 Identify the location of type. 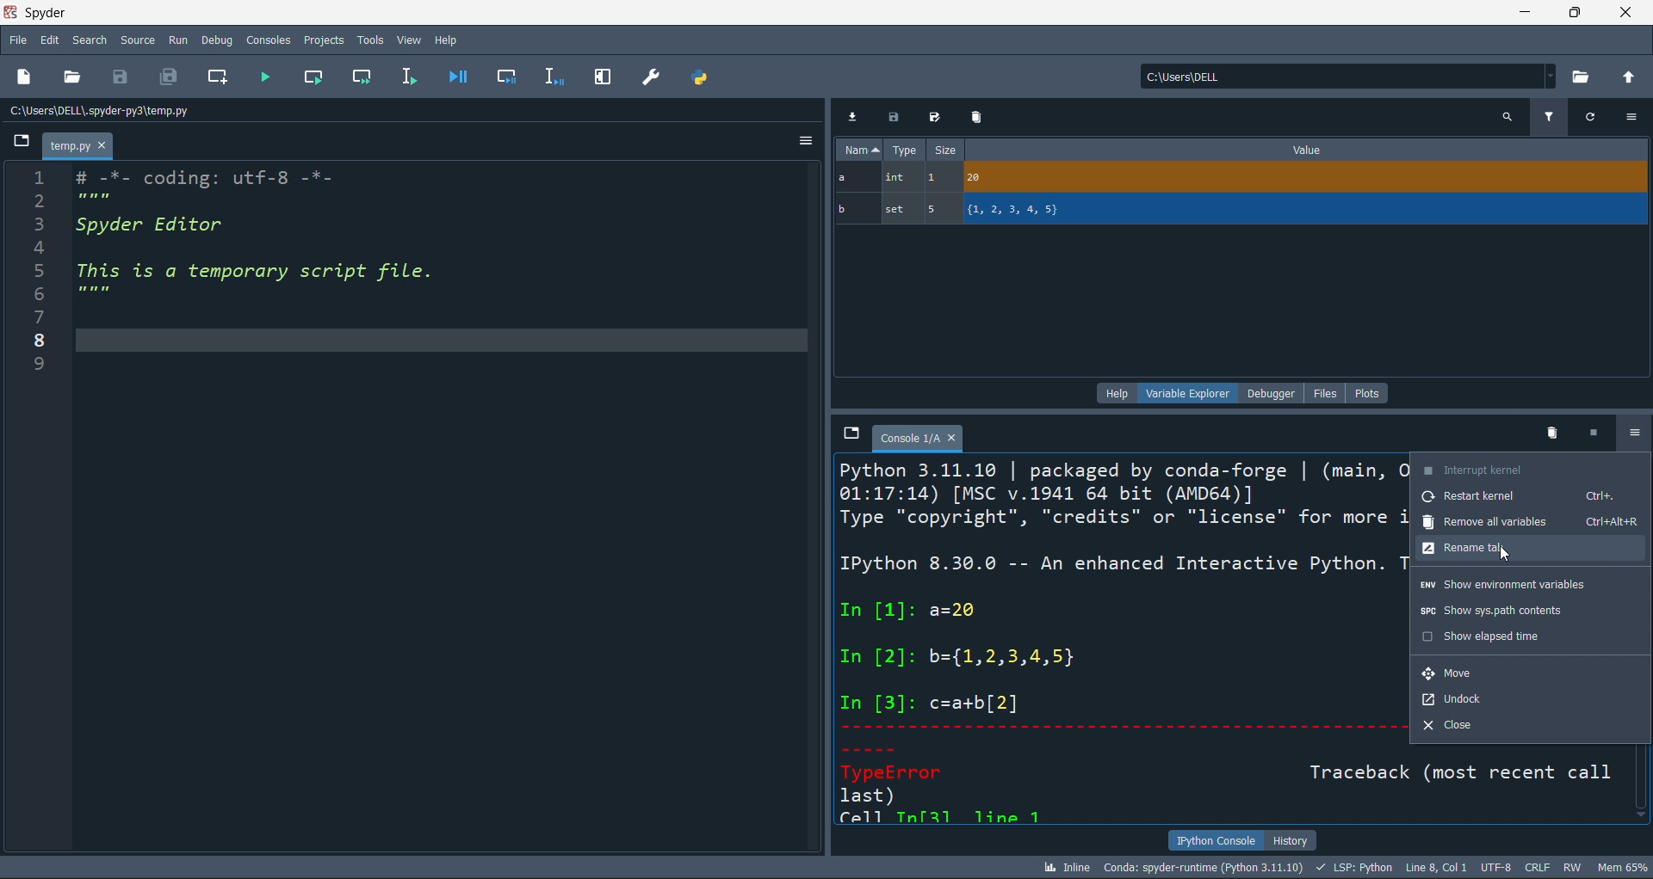
(905, 151).